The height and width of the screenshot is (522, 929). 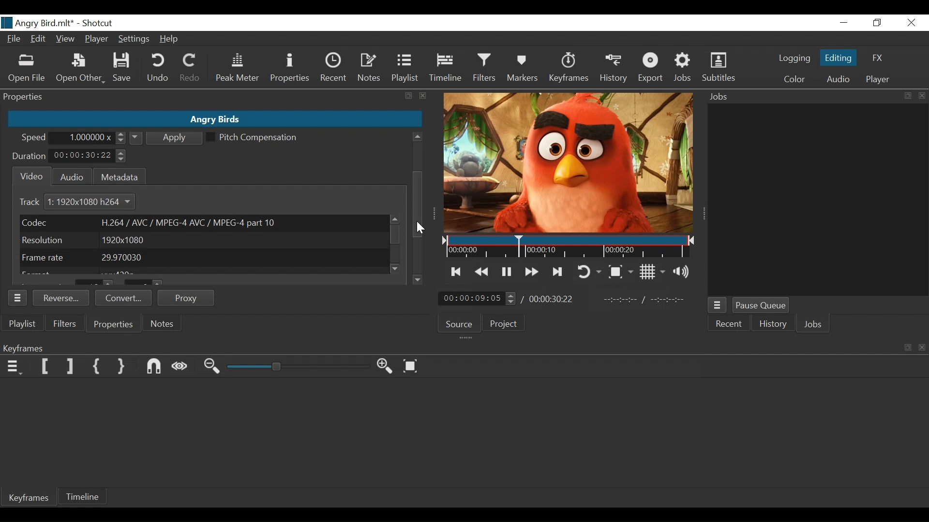 I want to click on Scrub while dragging, so click(x=180, y=367).